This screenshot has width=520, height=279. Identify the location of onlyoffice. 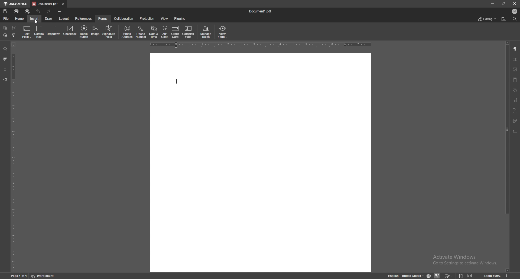
(15, 4).